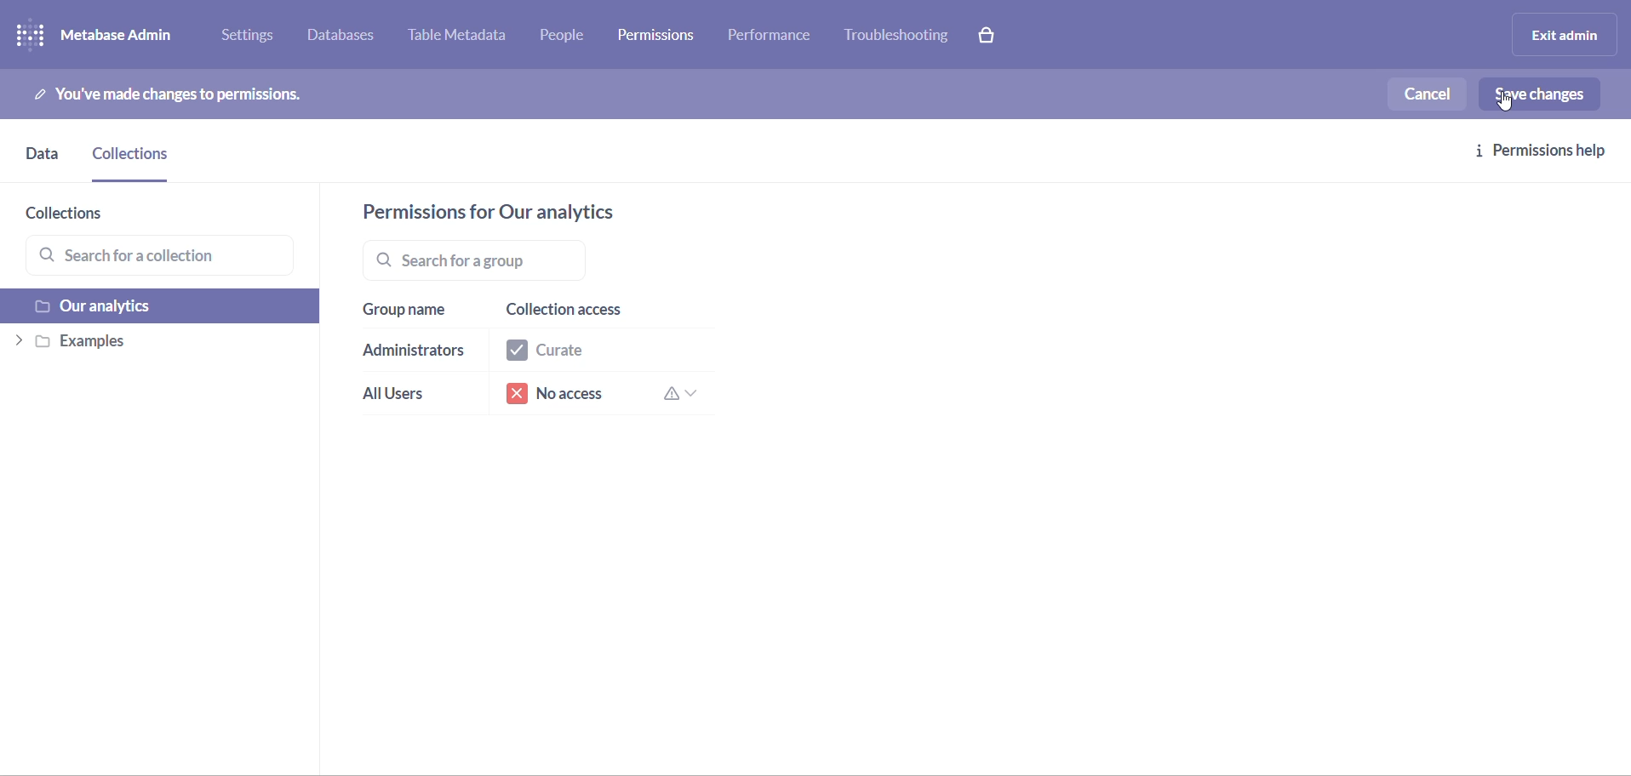 The image size is (1631, 776). I want to click on data, so click(39, 160).